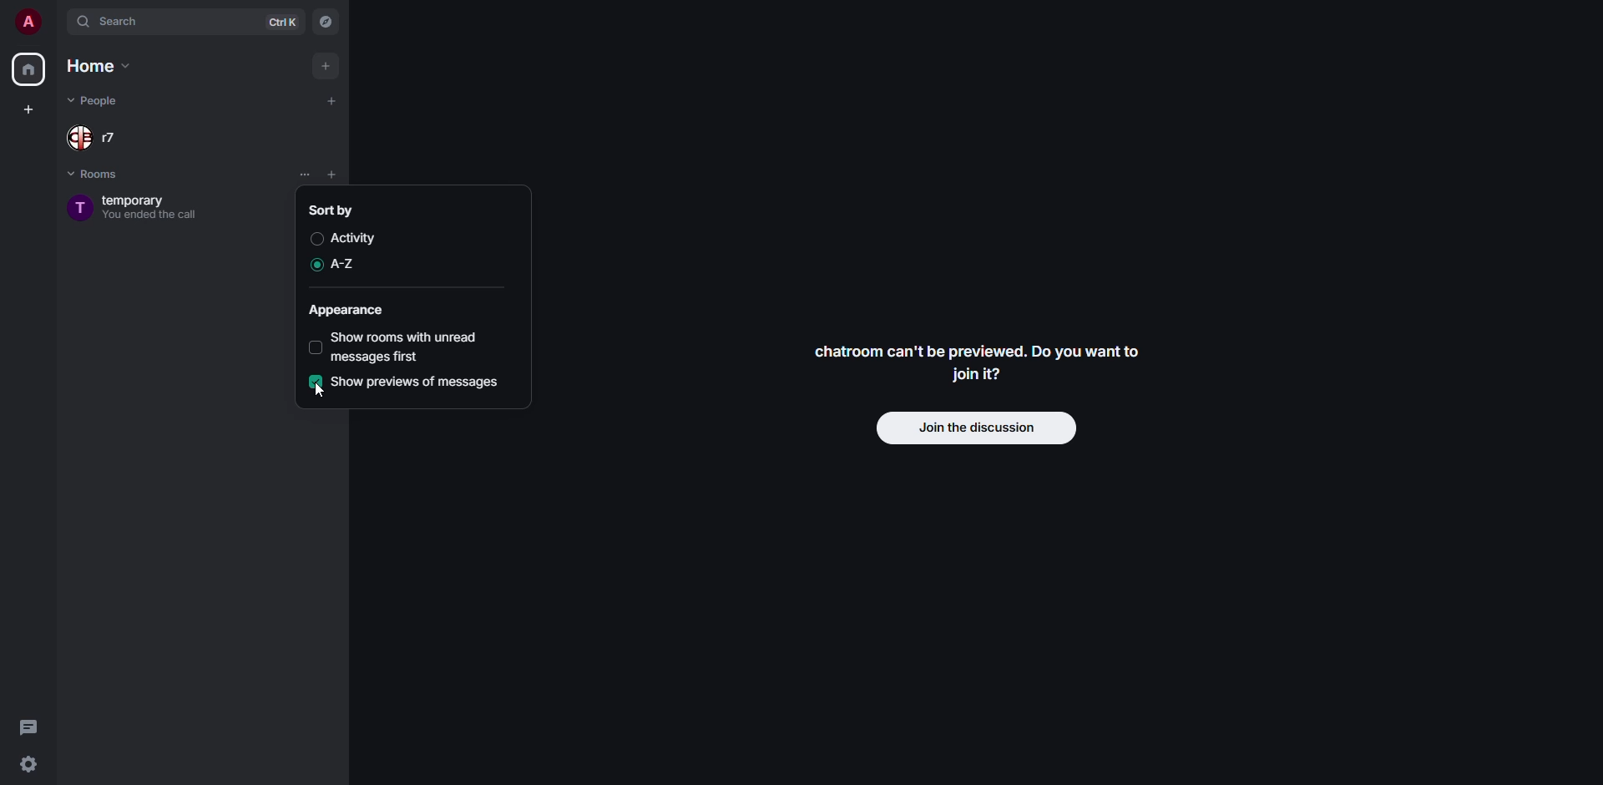 The image size is (1603, 785). I want to click on home, so click(28, 68).